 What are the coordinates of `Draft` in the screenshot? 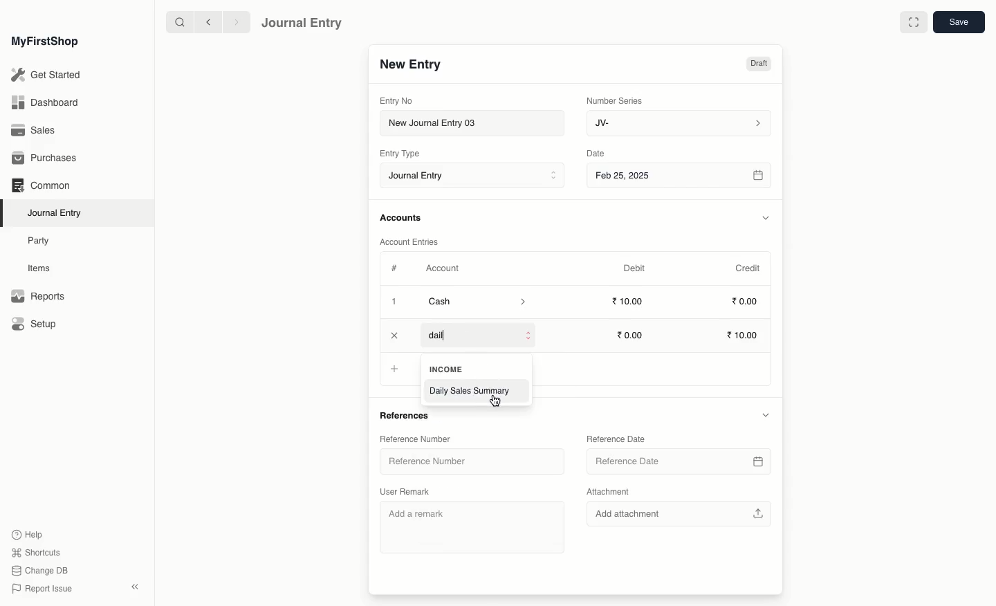 It's located at (758, 65).